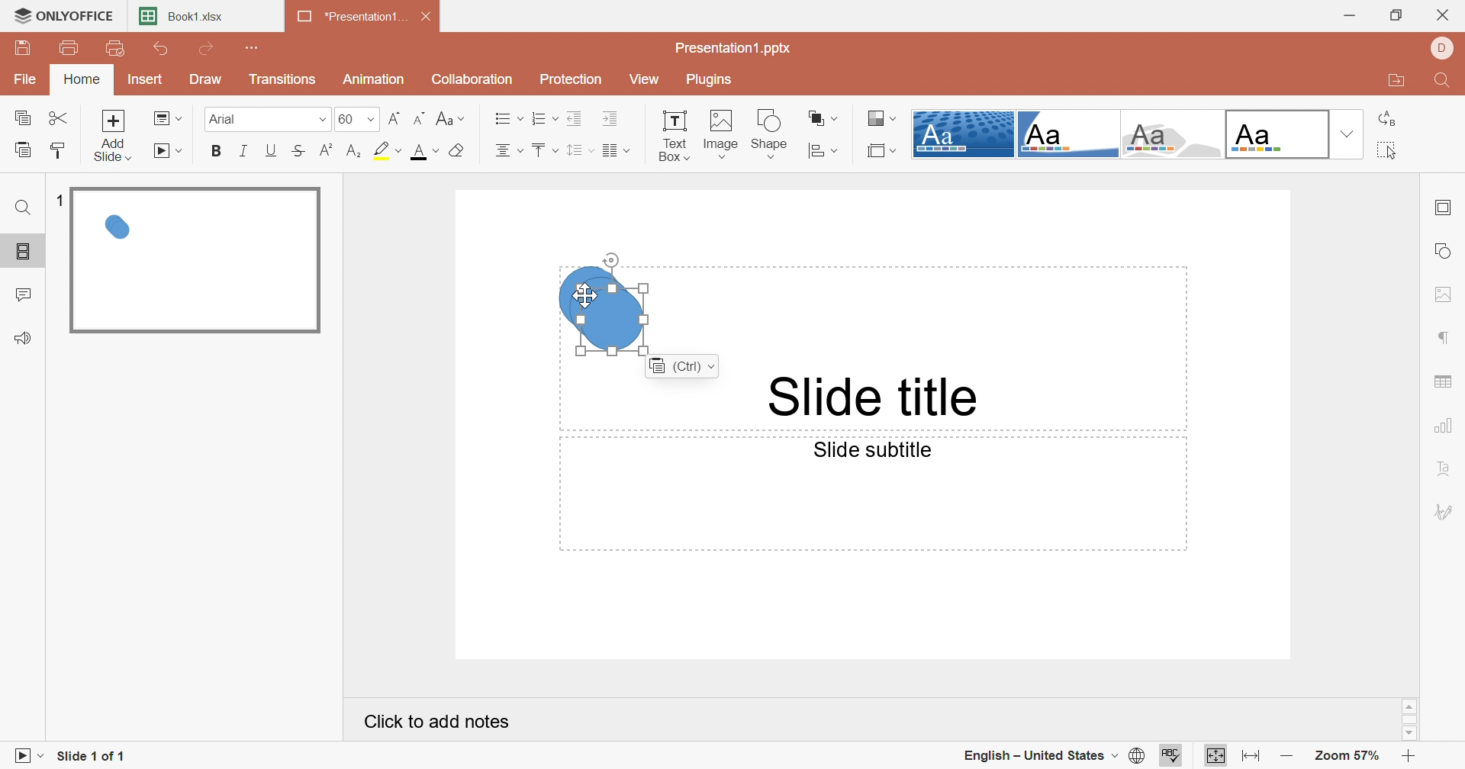 Image resolution: width=1465 pixels, height=769 pixels. Describe the element at coordinates (509, 150) in the screenshot. I see `Horizontal align` at that location.